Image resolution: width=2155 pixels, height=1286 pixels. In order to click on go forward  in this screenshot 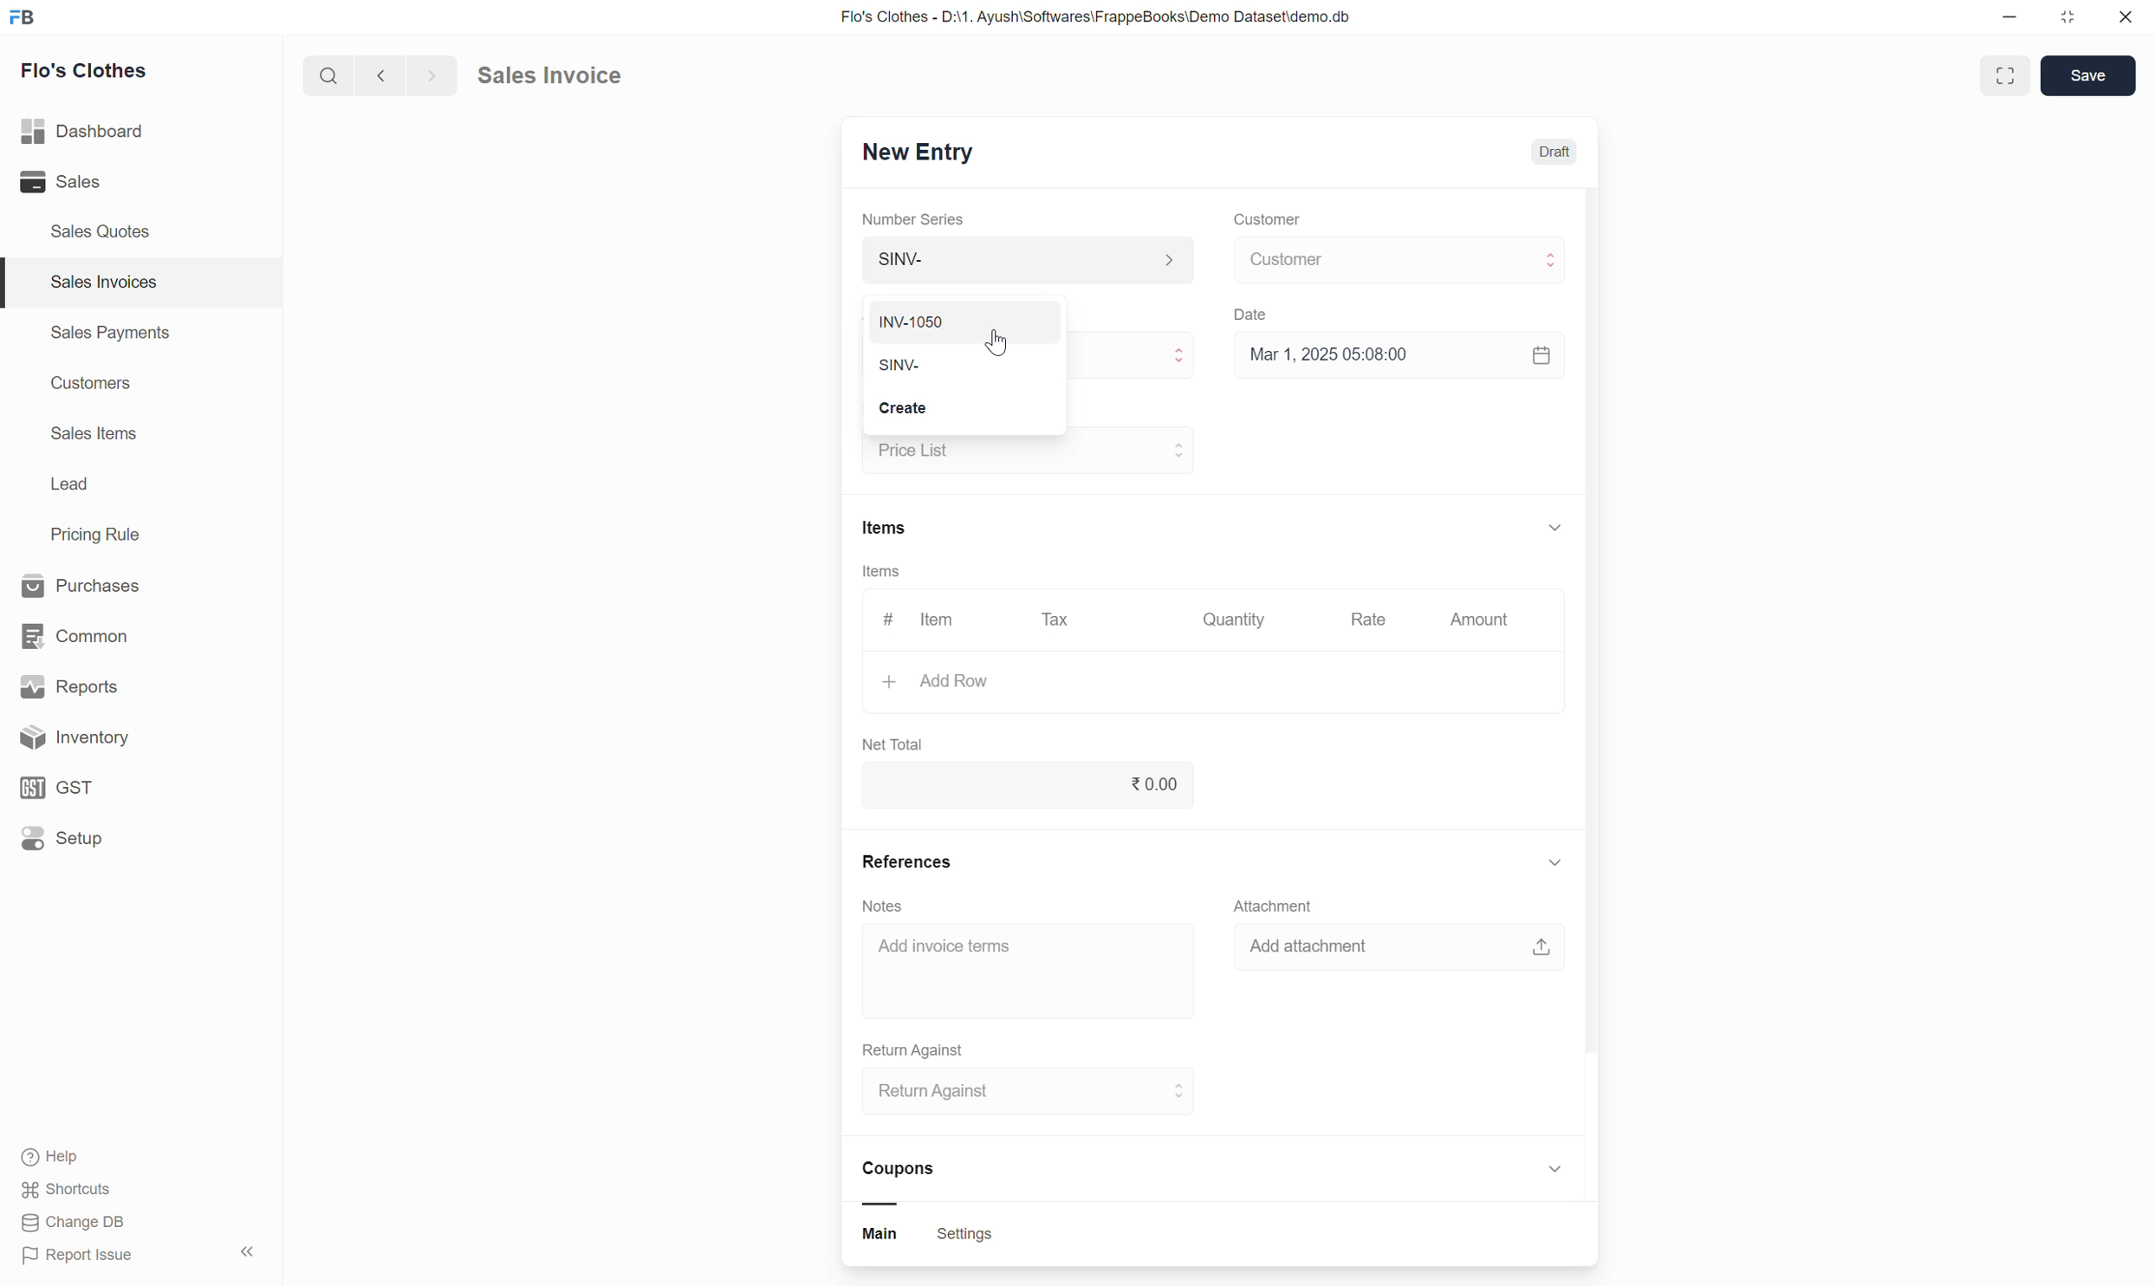, I will do `click(427, 79)`.